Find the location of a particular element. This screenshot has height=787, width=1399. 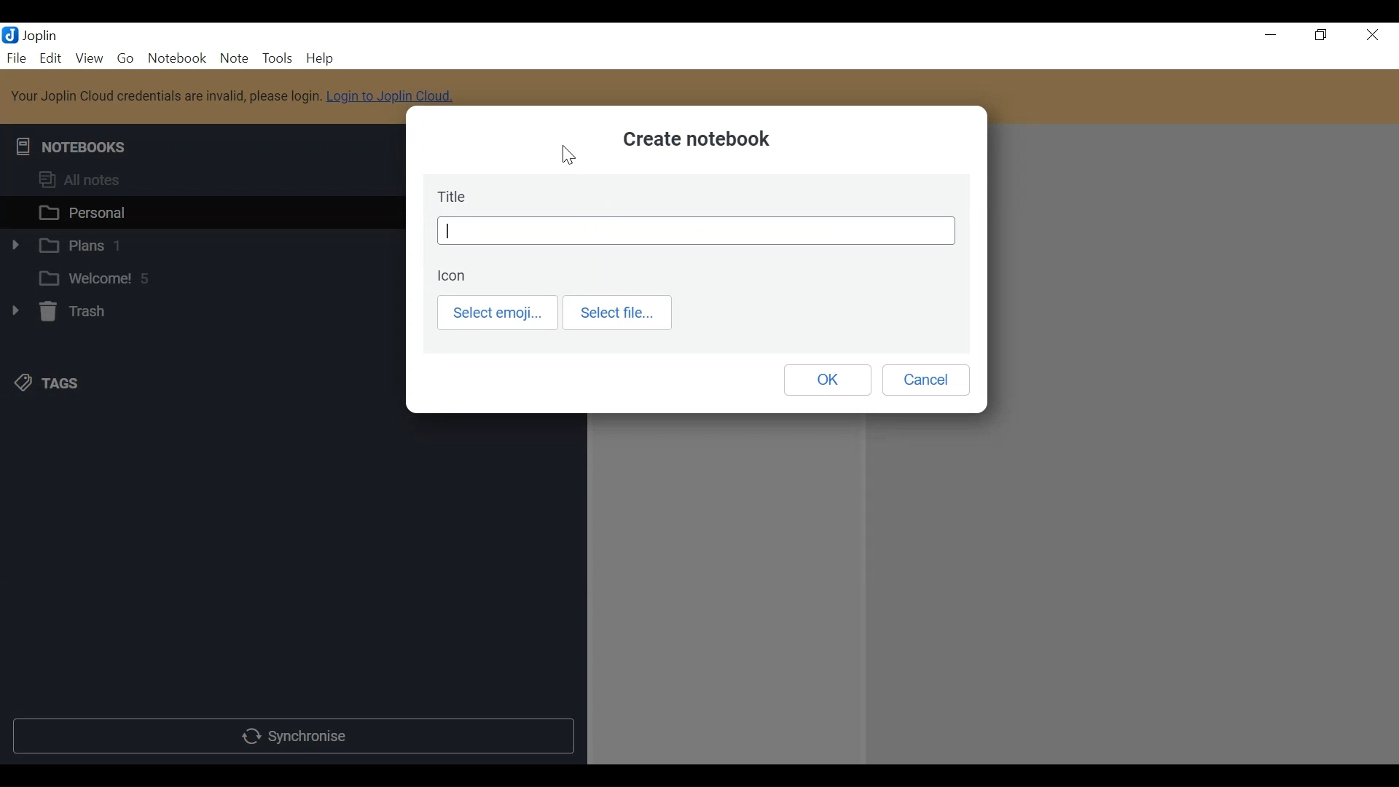

Your Joplin cloud credentials are invalid, please login. is located at coordinates (167, 95).